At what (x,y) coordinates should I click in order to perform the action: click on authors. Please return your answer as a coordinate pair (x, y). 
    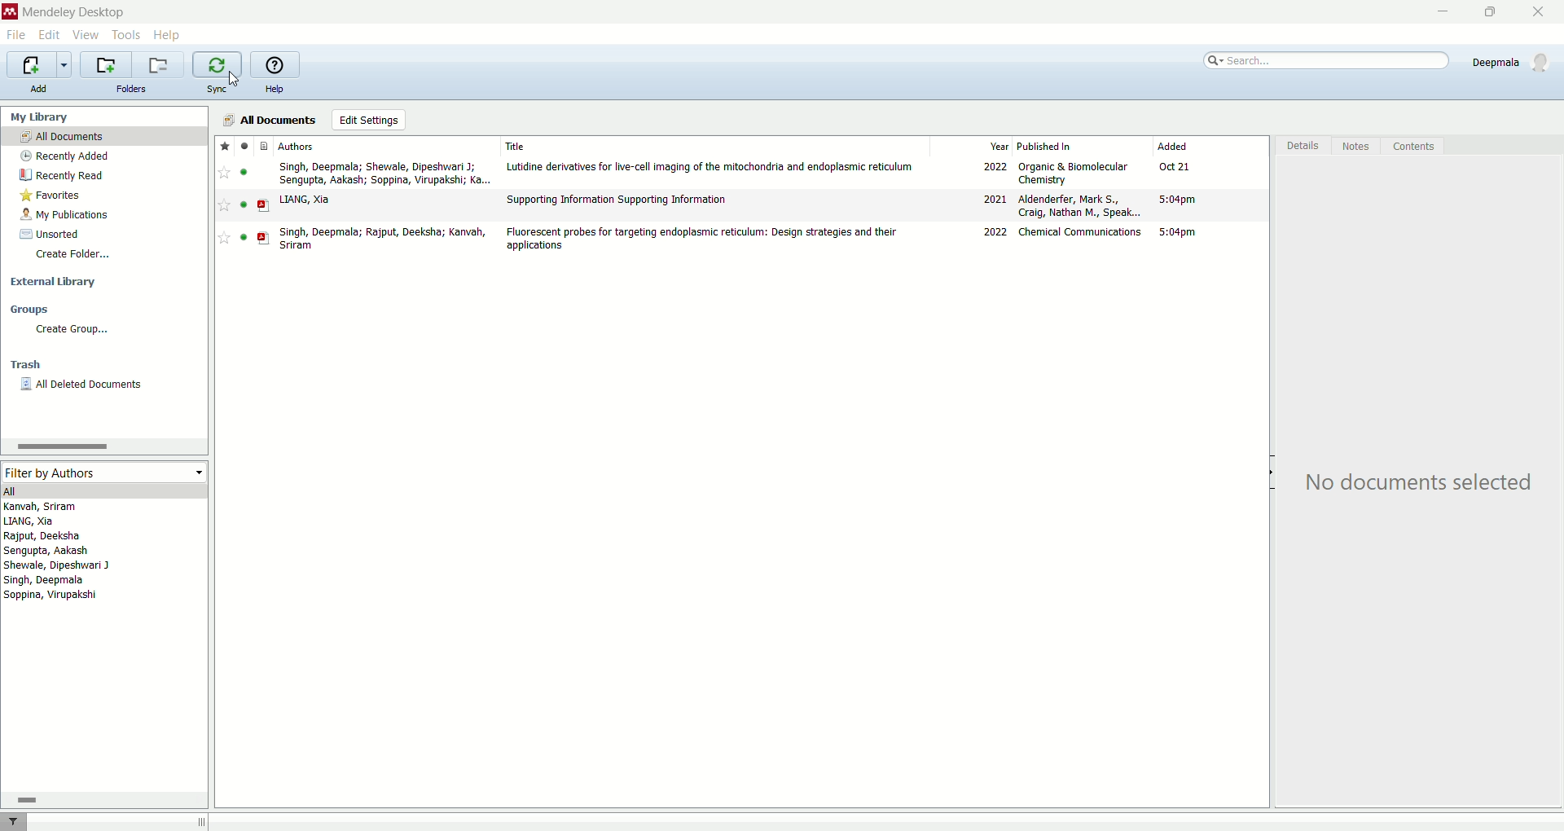
    Looking at the image, I should click on (385, 147).